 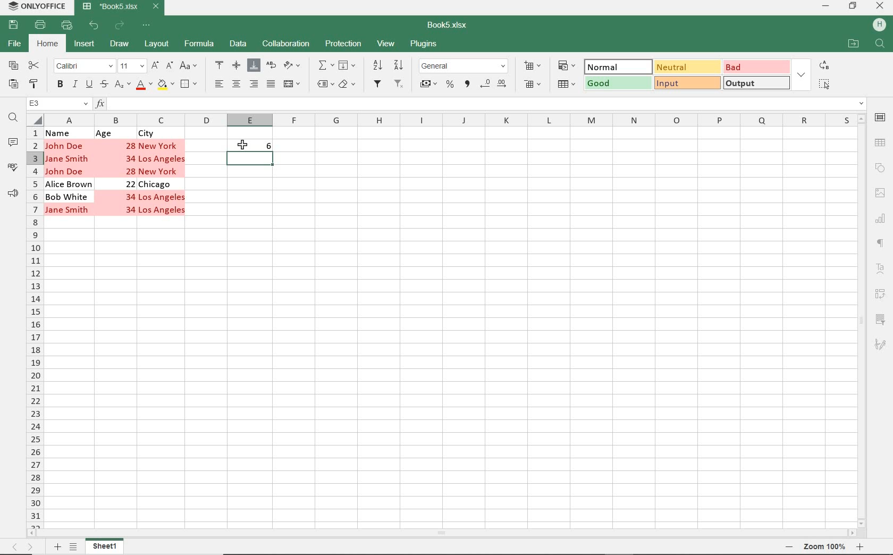 I want to click on CUSTOMIZE QUICK ACCESS TOOLBAR, so click(x=147, y=26).